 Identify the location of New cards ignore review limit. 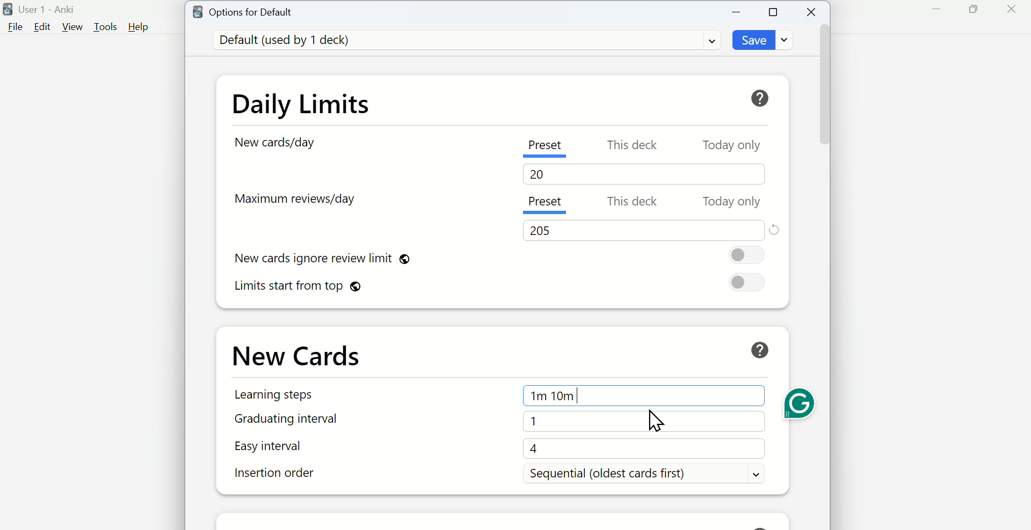
(336, 256).